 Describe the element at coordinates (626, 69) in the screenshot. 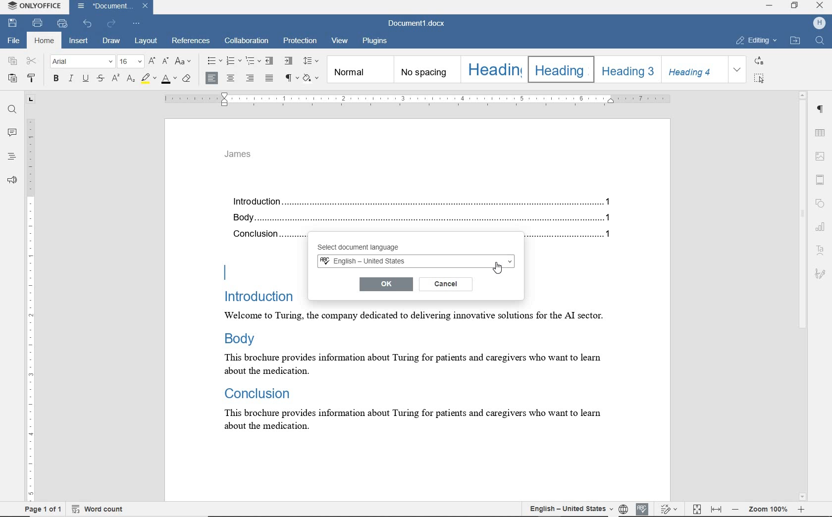

I see `Heading 3` at that location.